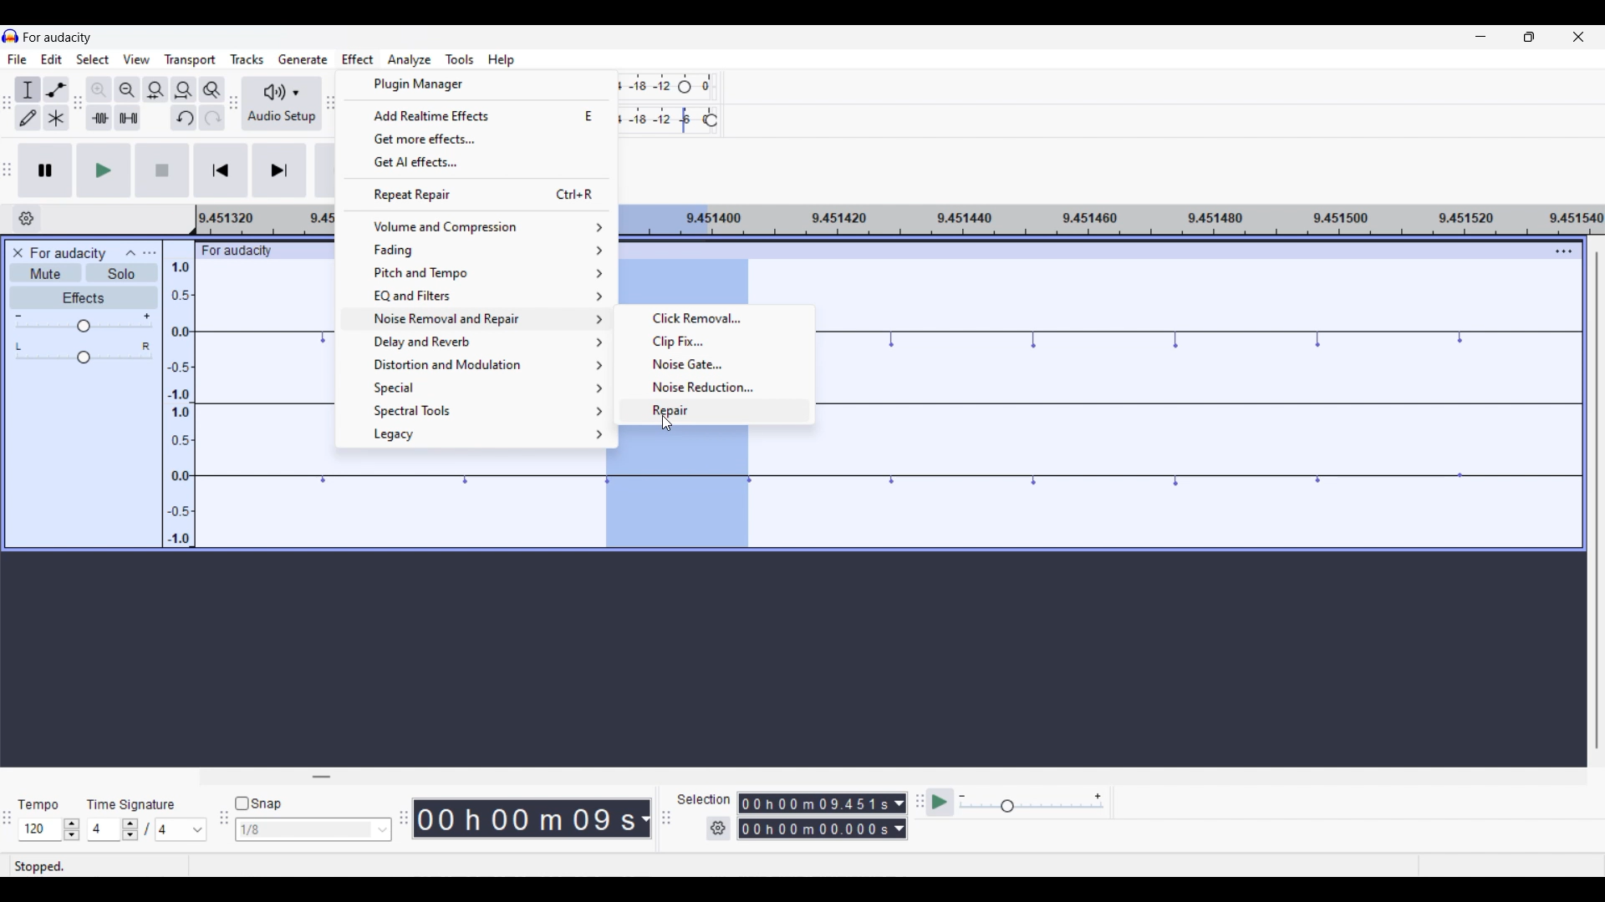 The width and height of the screenshot is (1605, 902). What do you see at coordinates (1032, 803) in the screenshot?
I see `Playback speed scale` at bounding box center [1032, 803].